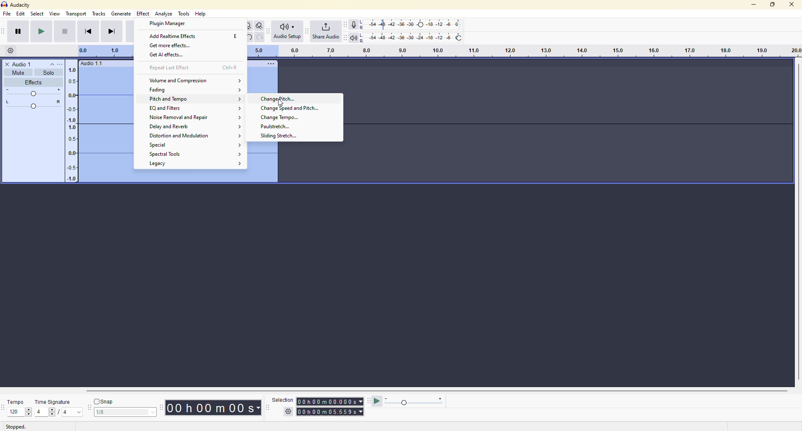  Describe the element at coordinates (426, 390) in the screenshot. I see `scroll bar` at that location.